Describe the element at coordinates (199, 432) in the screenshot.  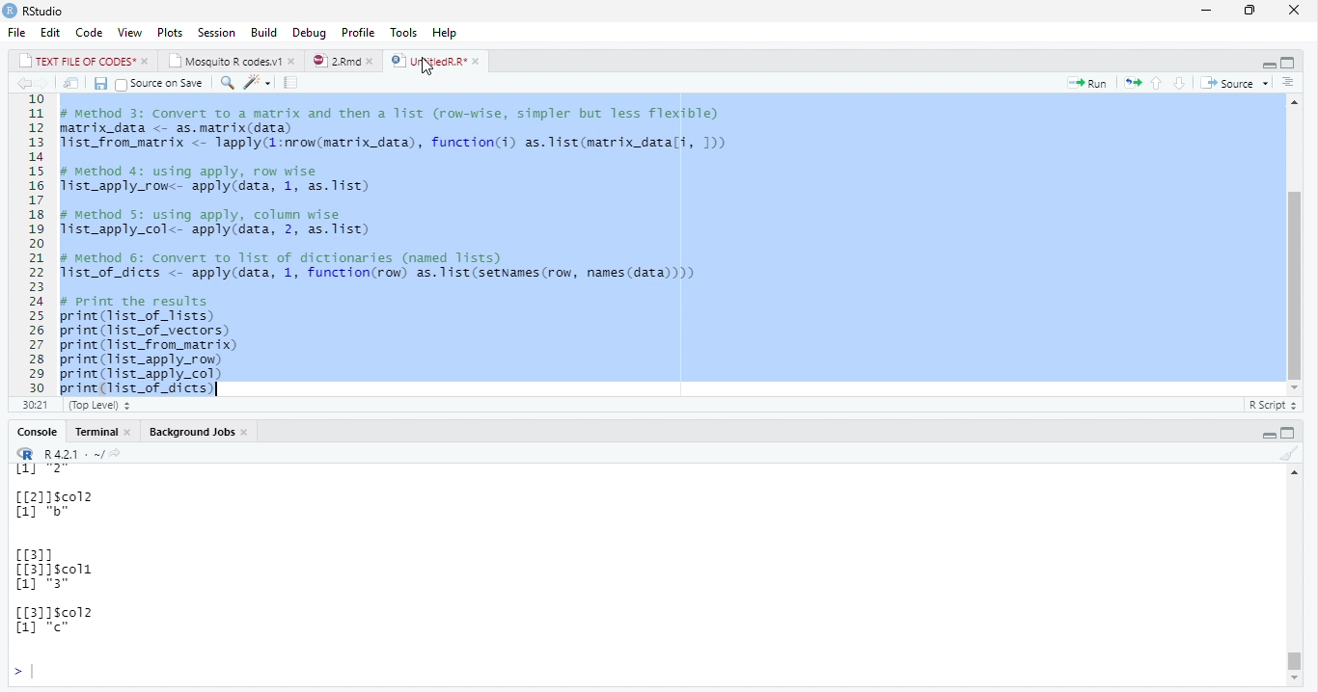
I see `Background Jobs` at that location.